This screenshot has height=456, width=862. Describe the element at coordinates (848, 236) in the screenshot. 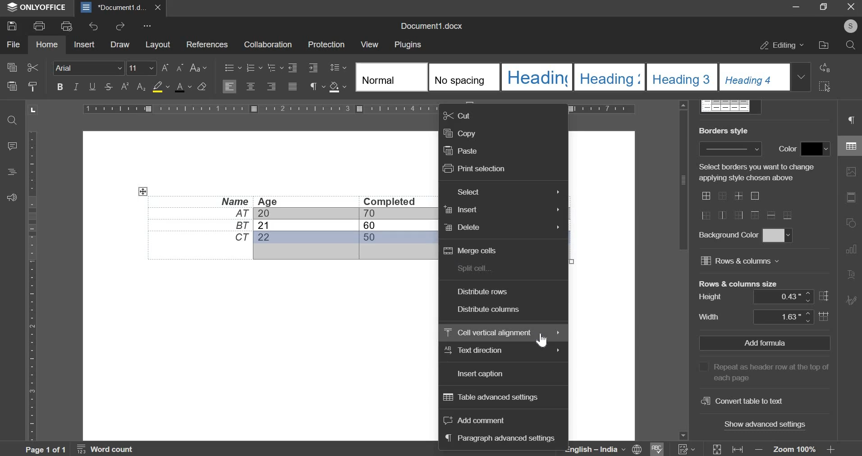

I see `right side bar` at that location.